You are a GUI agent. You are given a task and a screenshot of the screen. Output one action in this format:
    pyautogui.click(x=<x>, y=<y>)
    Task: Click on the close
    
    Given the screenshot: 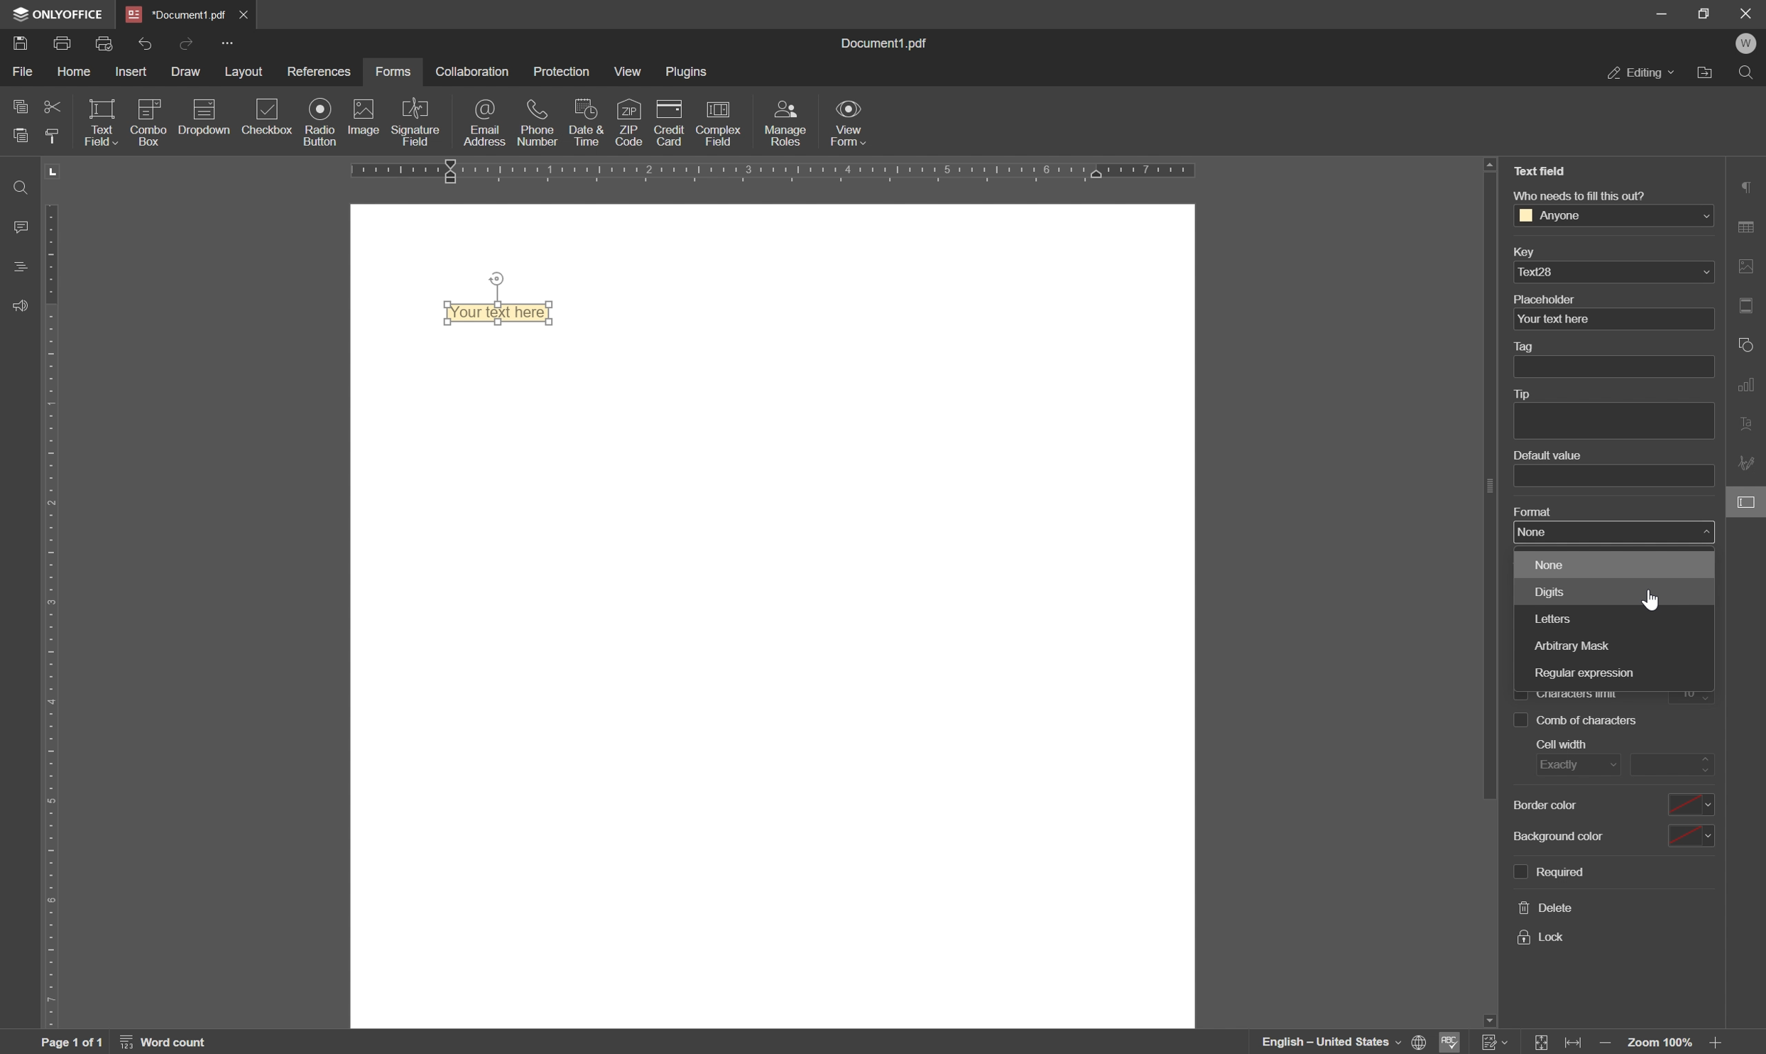 What is the action you would take?
    pyautogui.click(x=244, y=13)
    